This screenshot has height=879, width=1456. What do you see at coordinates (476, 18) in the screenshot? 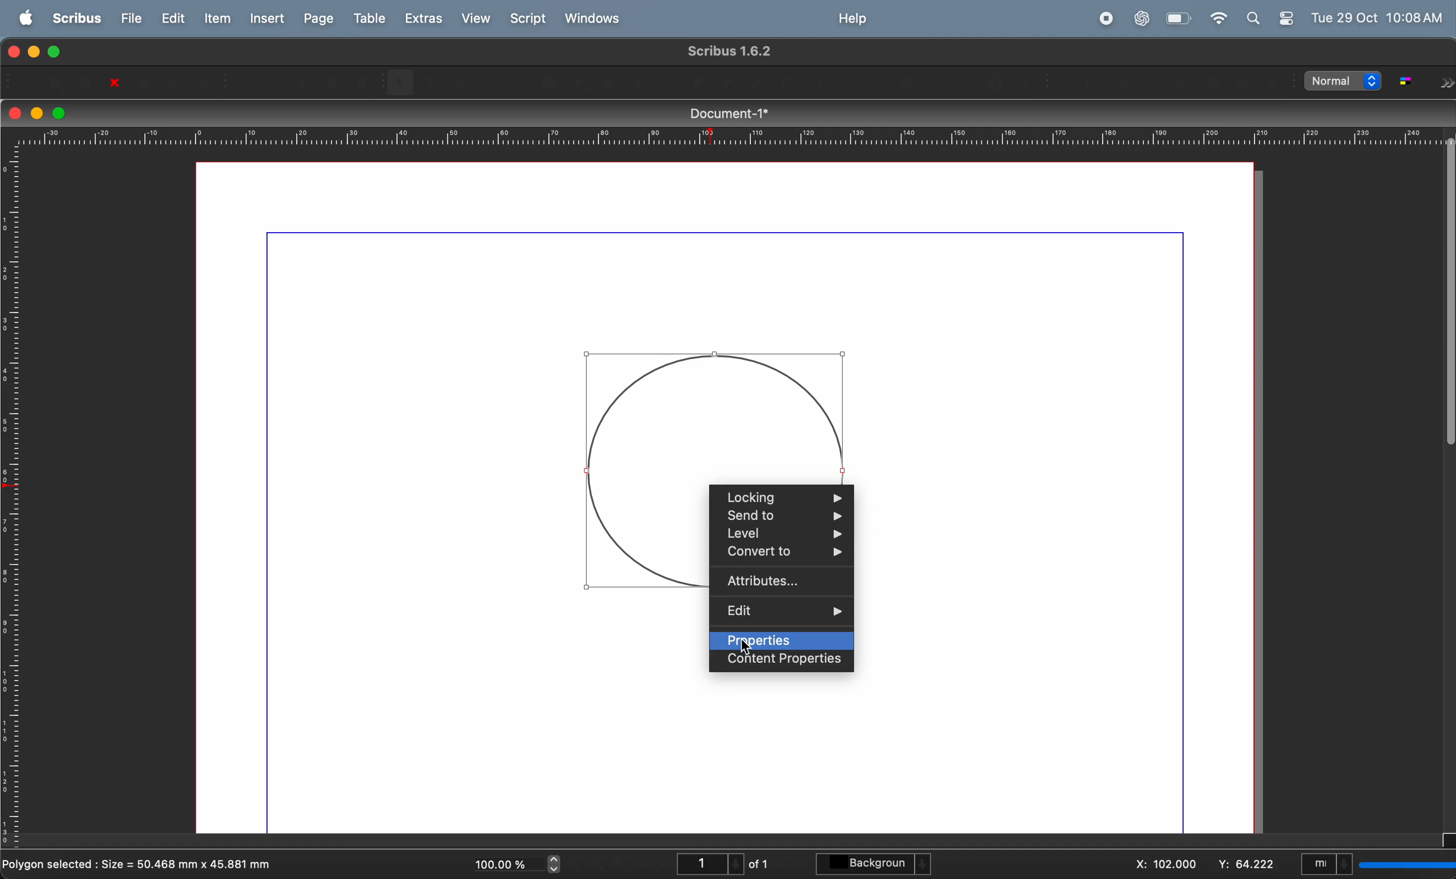
I see `view` at bounding box center [476, 18].